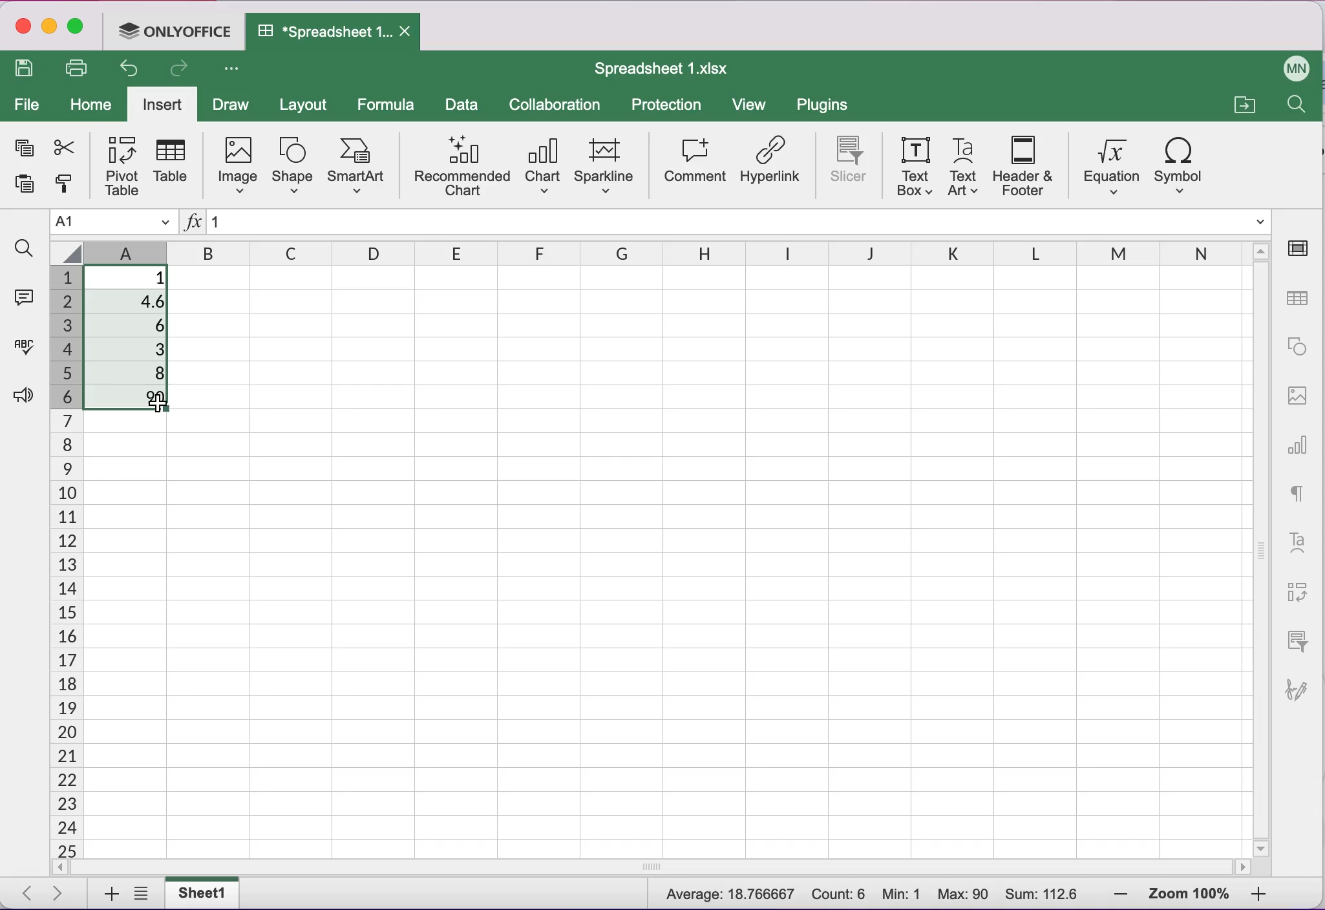 The image size is (1325, 910). What do you see at coordinates (24, 250) in the screenshot?
I see `find` at bounding box center [24, 250].